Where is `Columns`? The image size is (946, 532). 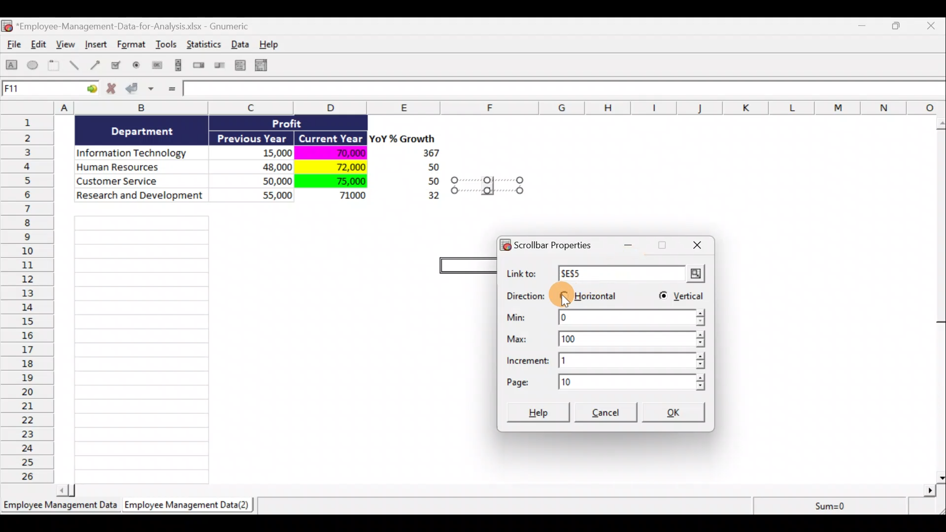 Columns is located at coordinates (476, 107).